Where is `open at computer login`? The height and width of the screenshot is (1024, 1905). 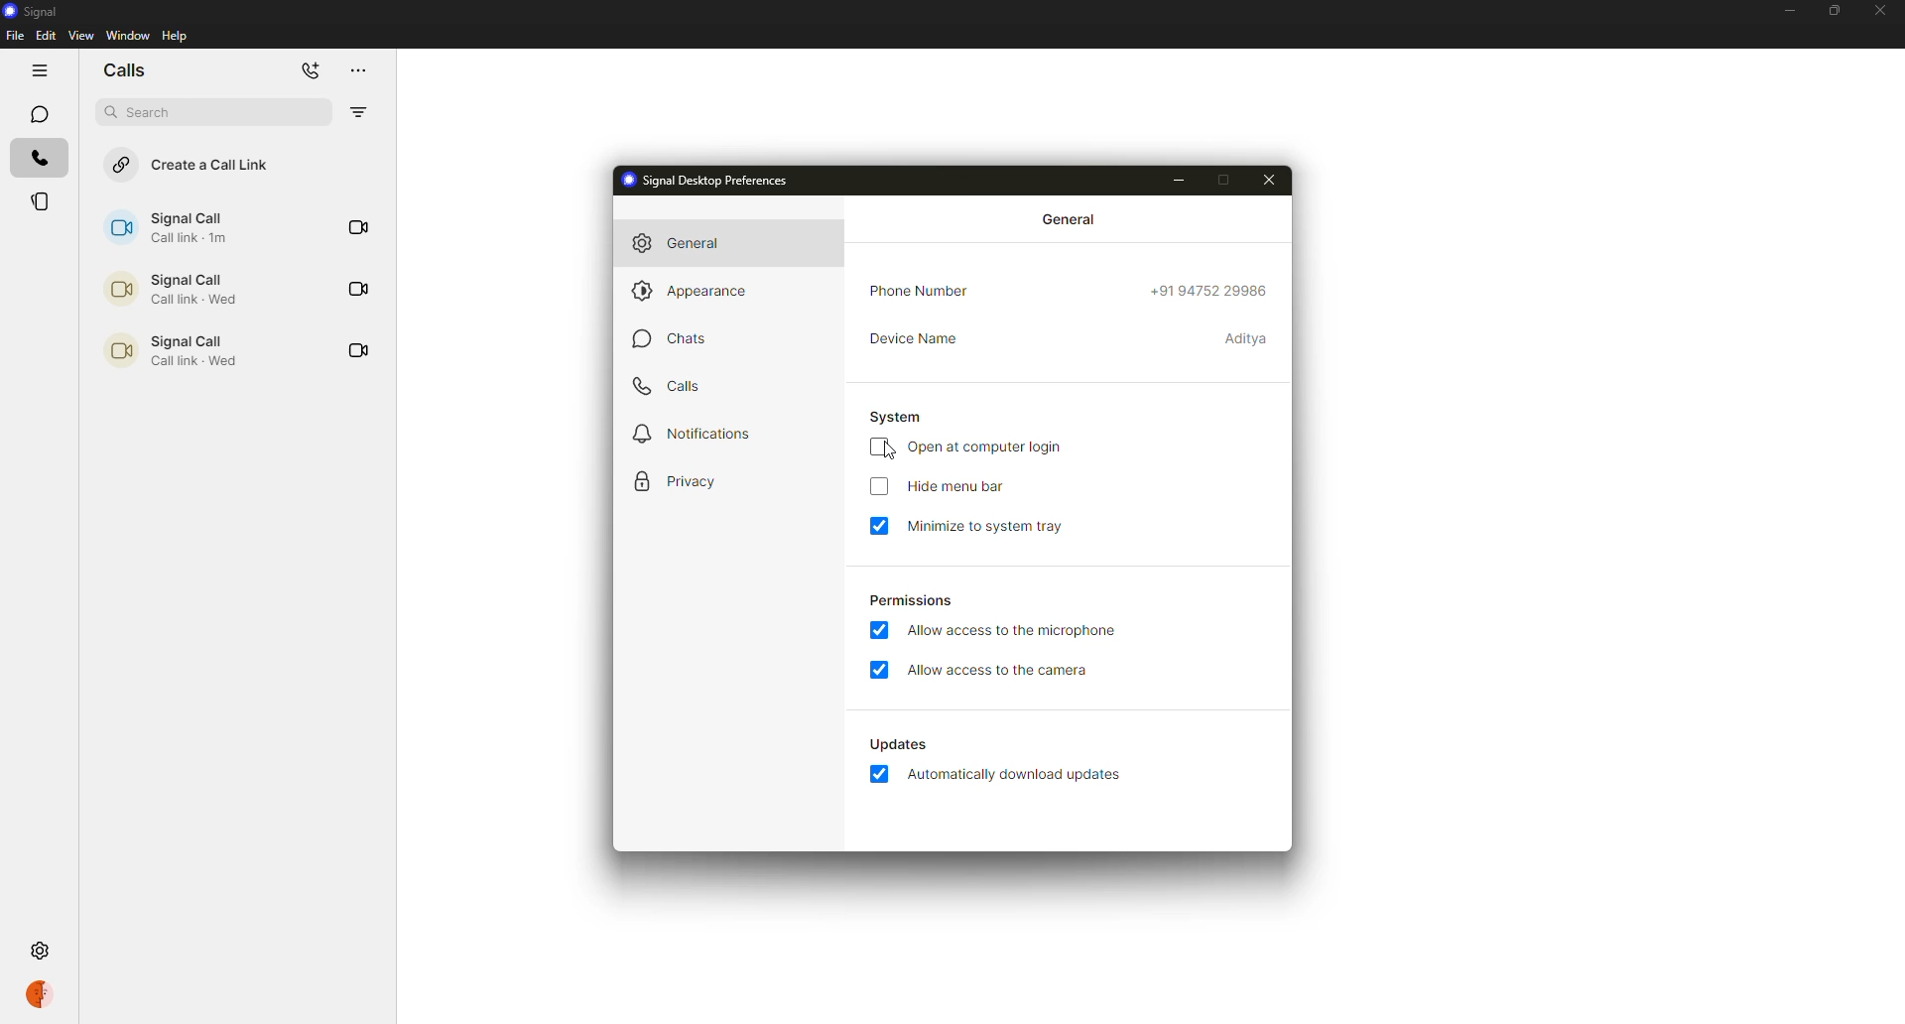 open at computer login is located at coordinates (988, 448).